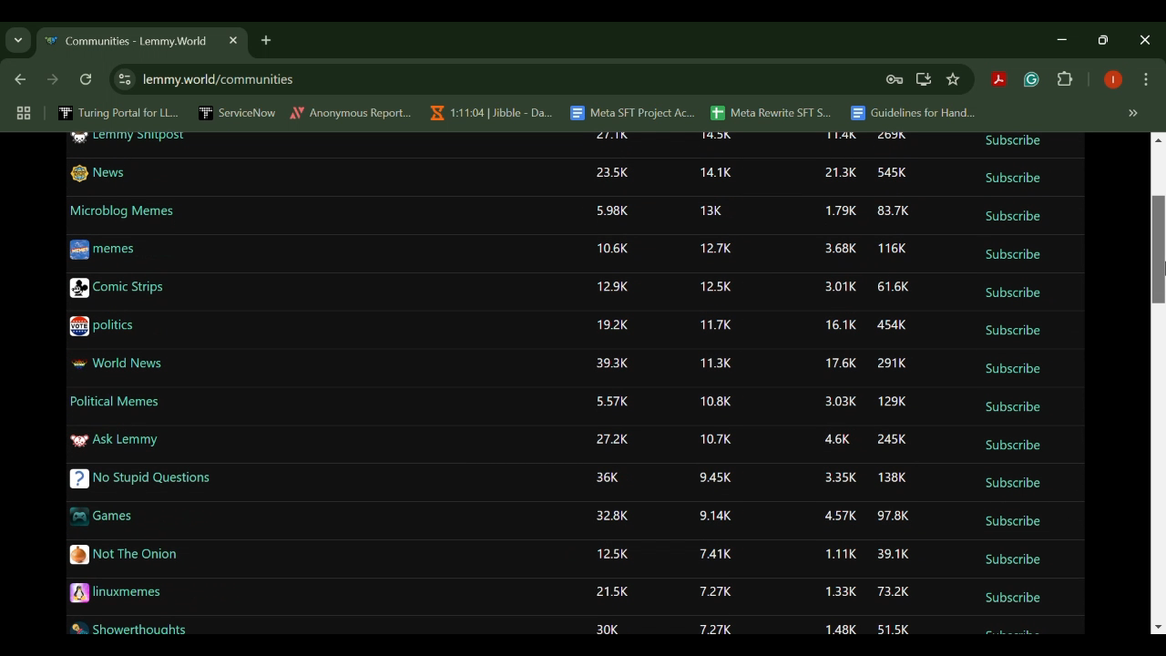 The image size is (1166, 656). I want to click on Meta SFT Project Ac..., so click(631, 114).